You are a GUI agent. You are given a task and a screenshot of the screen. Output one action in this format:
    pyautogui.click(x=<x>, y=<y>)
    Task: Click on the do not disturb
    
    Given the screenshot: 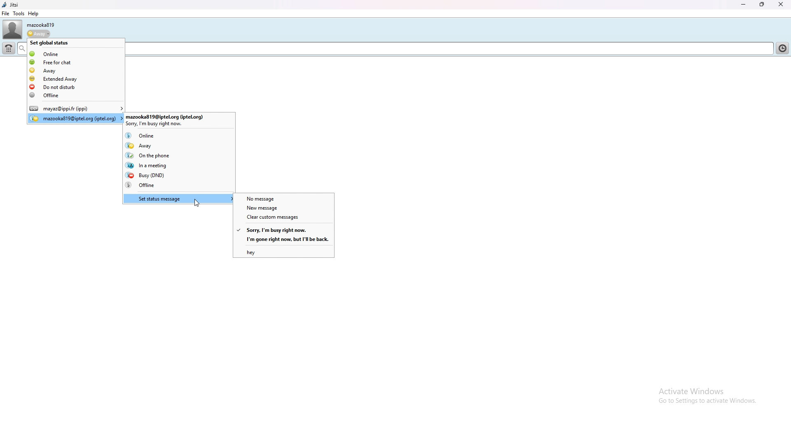 What is the action you would take?
    pyautogui.click(x=76, y=86)
    